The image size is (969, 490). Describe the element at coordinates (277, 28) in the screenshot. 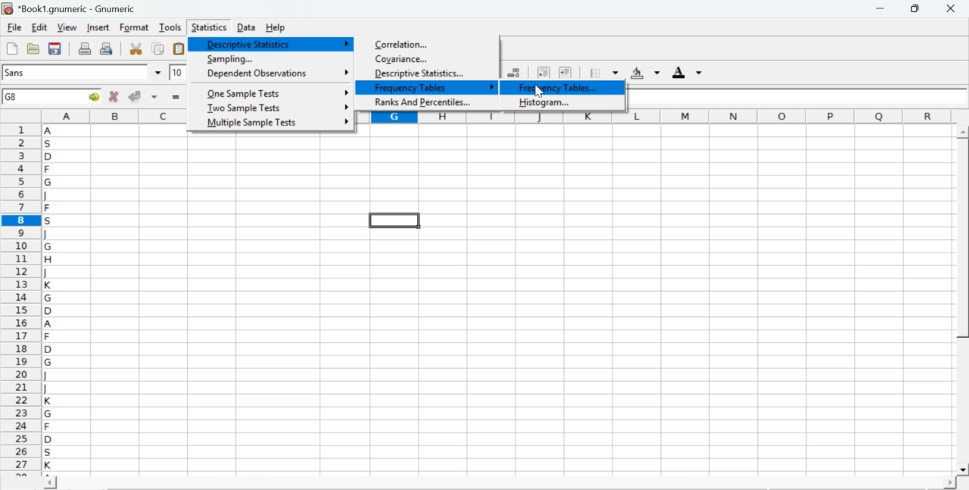

I see `help` at that location.